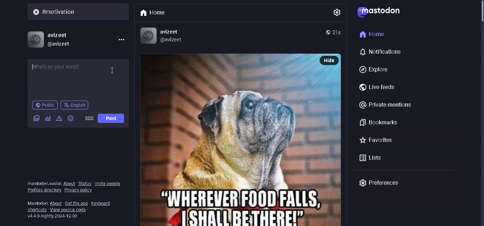 This screenshot has width=484, height=226. I want to click on menu, so click(120, 39).